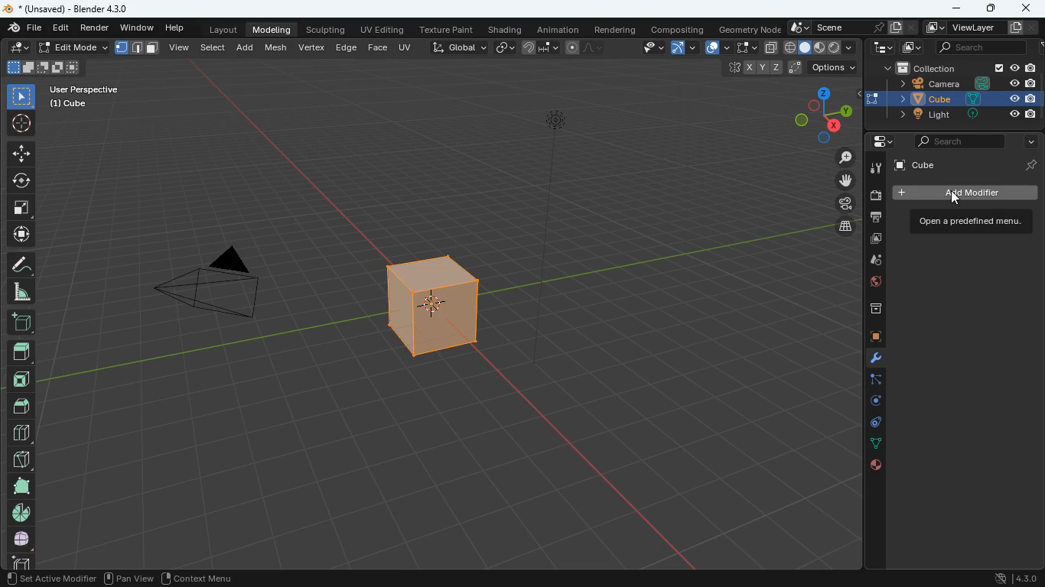 The width and height of the screenshot is (1045, 587). What do you see at coordinates (276, 29) in the screenshot?
I see `modeling` at bounding box center [276, 29].